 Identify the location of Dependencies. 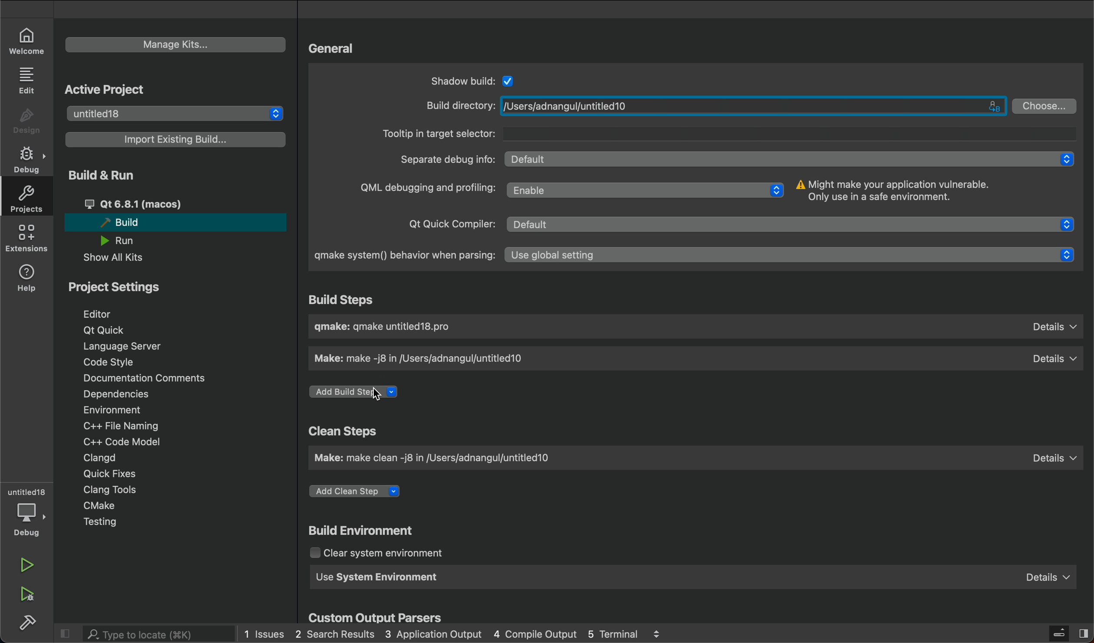
(115, 394).